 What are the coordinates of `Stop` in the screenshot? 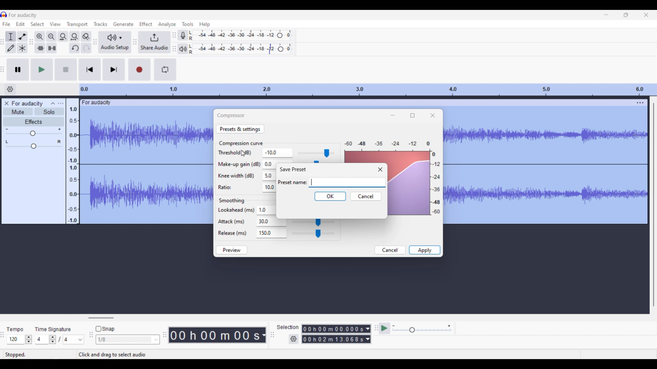 It's located at (66, 69).